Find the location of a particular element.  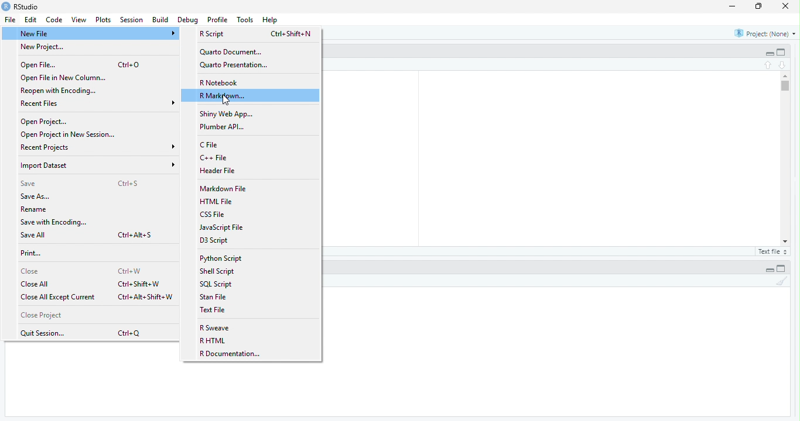

Help is located at coordinates (271, 20).